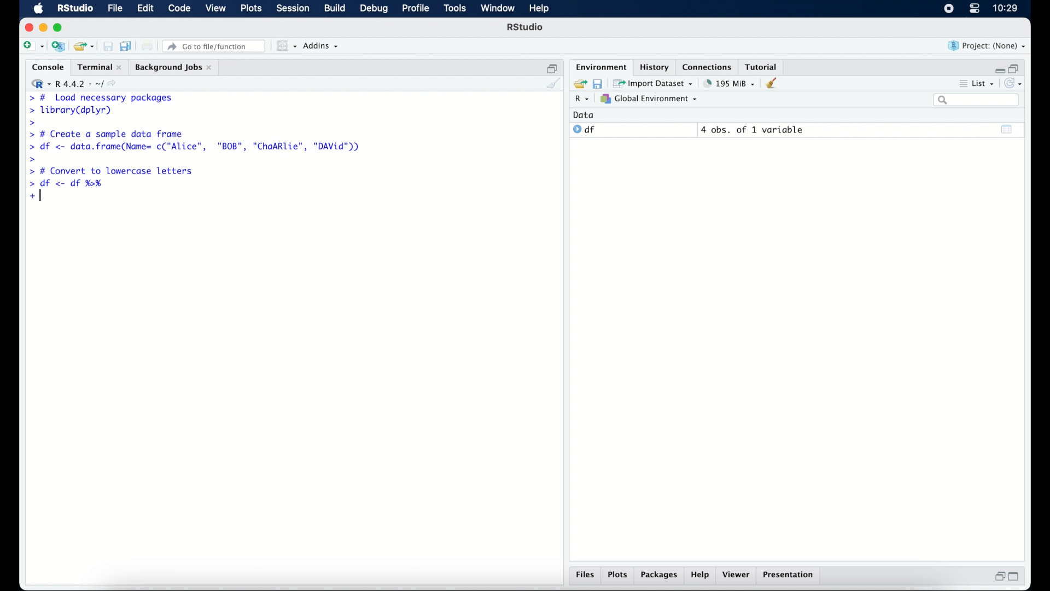 The width and height of the screenshot is (1050, 591). I want to click on show output  window, so click(1007, 129).